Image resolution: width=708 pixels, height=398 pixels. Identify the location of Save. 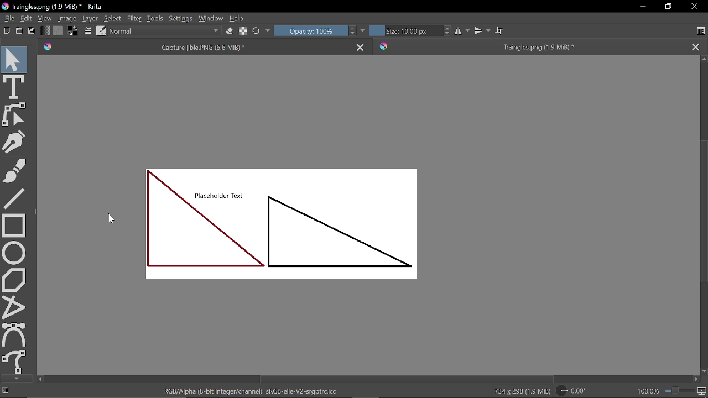
(32, 32).